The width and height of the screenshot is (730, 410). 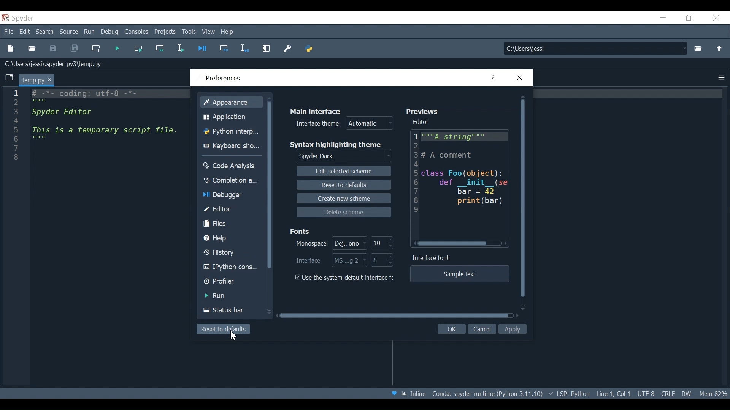 What do you see at coordinates (231, 131) in the screenshot?
I see `Python interpreter` at bounding box center [231, 131].